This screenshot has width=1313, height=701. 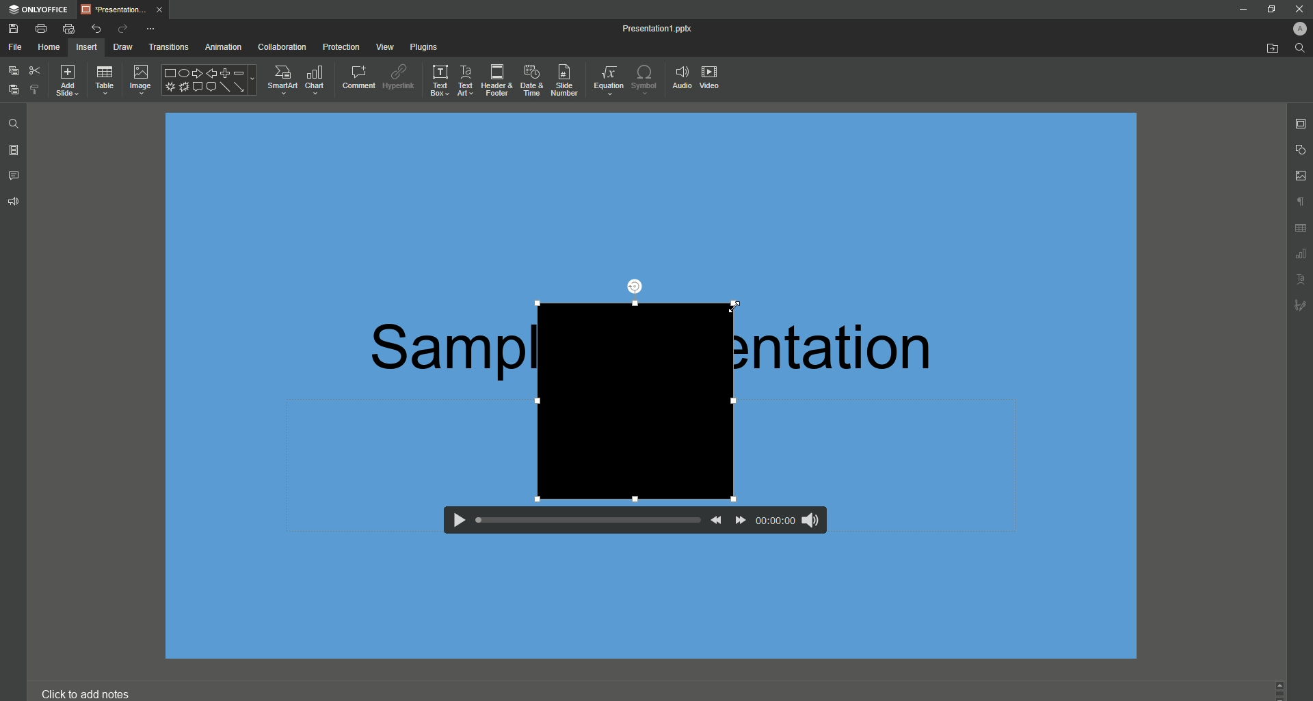 I want to click on presentation..., so click(x=127, y=8).